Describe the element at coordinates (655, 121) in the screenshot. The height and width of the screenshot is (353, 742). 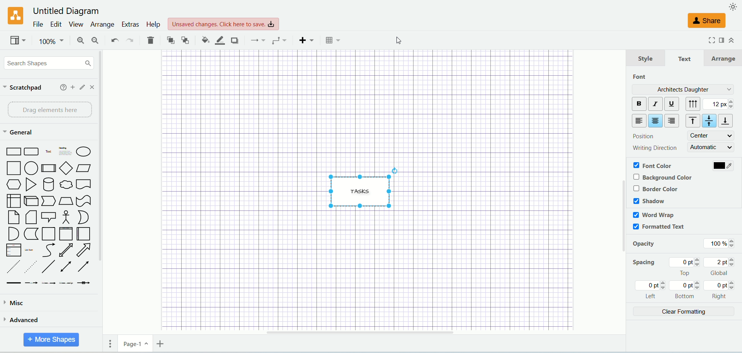
I see `center` at that location.